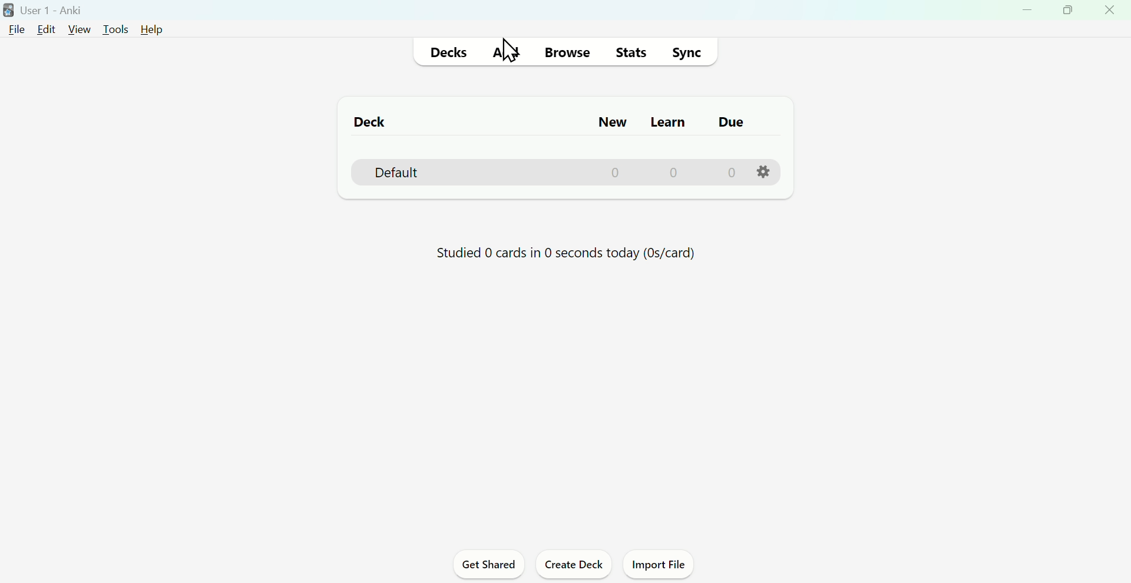 The height and width of the screenshot is (583, 1131). Describe the element at coordinates (80, 29) in the screenshot. I see `View` at that location.